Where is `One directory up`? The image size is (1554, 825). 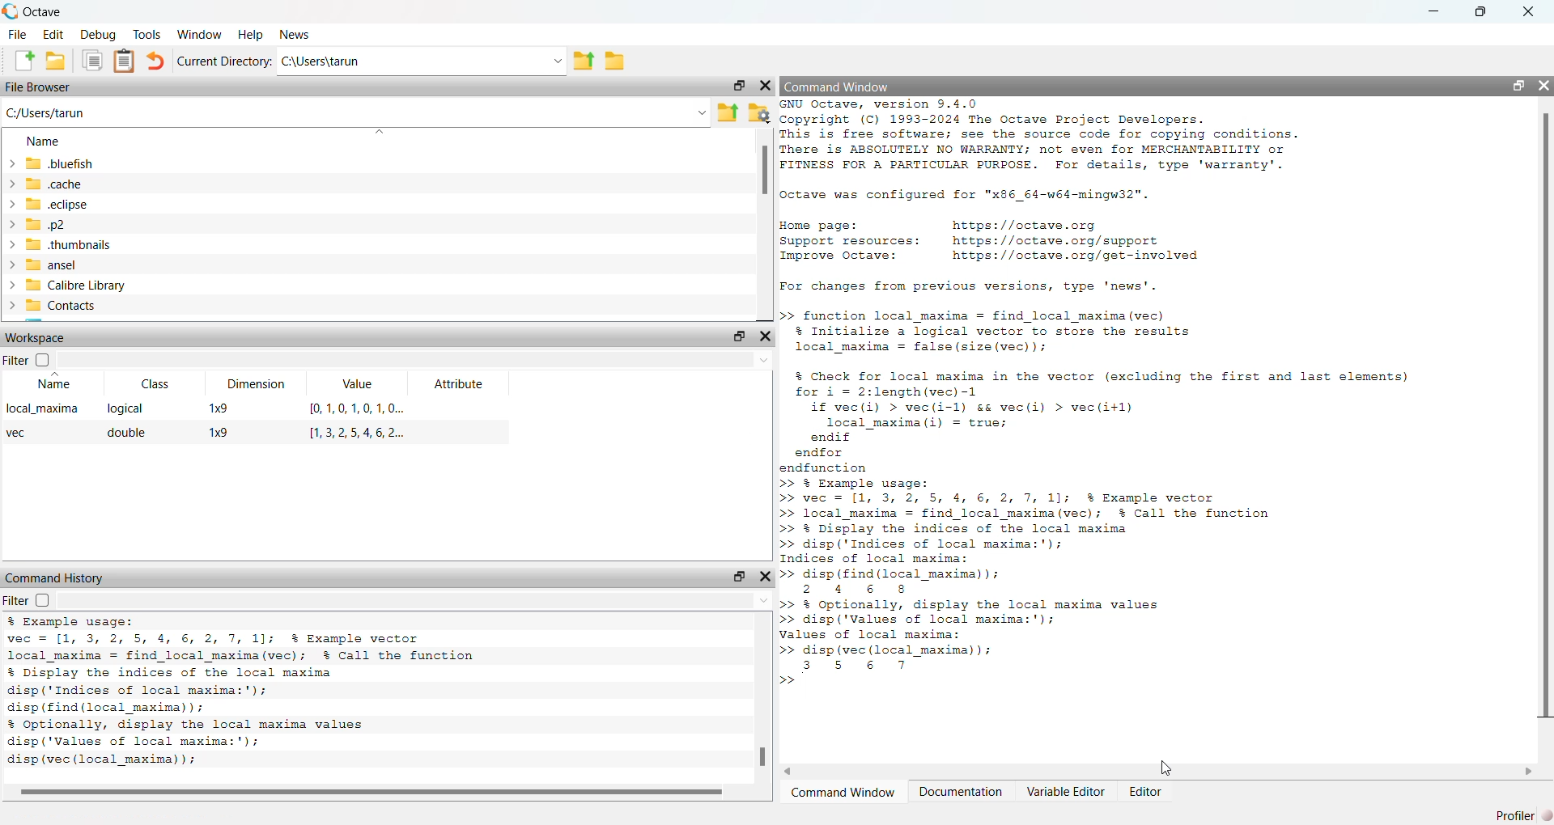 One directory up is located at coordinates (727, 112).